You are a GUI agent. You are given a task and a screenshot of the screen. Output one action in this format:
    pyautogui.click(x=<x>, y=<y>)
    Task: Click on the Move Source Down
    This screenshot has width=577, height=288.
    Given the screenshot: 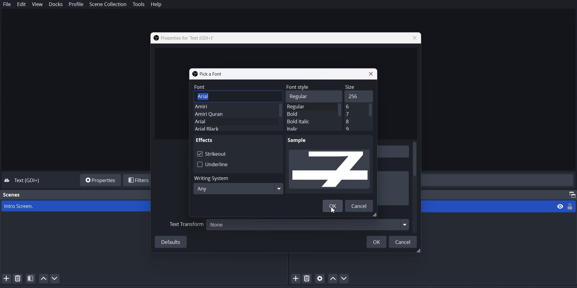 What is the action you would take?
    pyautogui.click(x=345, y=278)
    